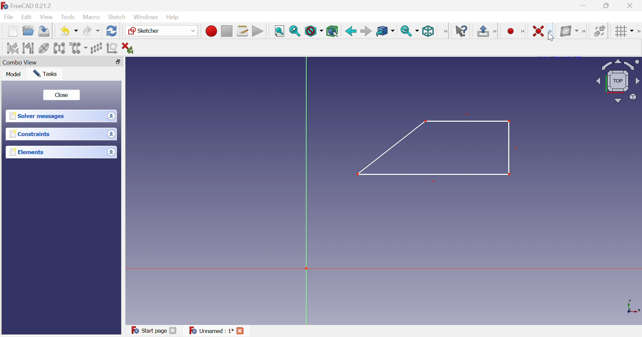  What do you see at coordinates (112, 134) in the screenshot?
I see `Drop Down` at bounding box center [112, 134].